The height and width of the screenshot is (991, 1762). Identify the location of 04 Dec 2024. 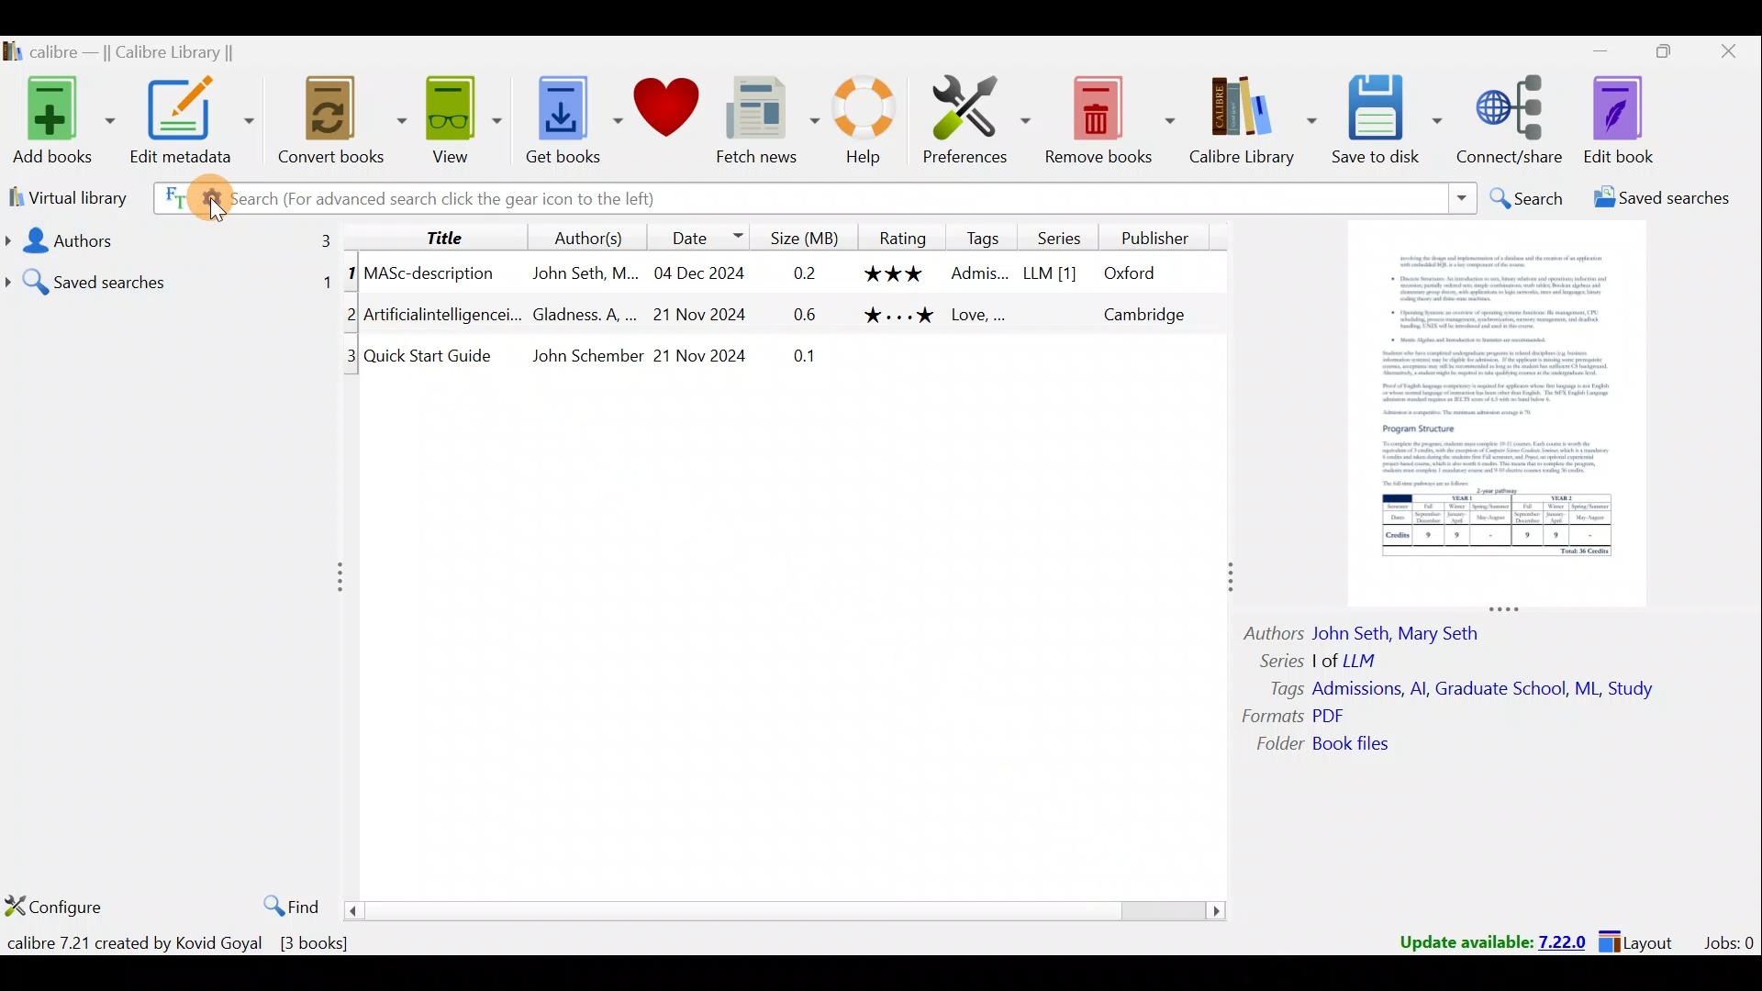
(699, 274).